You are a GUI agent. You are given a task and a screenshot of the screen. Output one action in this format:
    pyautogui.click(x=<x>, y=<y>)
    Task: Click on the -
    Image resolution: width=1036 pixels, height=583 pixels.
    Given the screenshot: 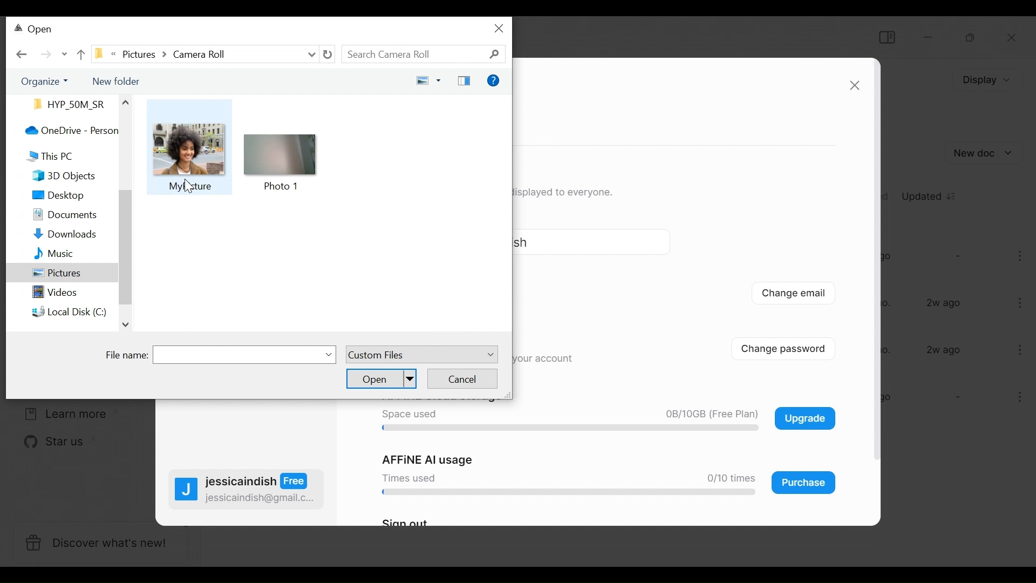 What is the action you would take?
    pyautogui.click(x=957, y=255)
    